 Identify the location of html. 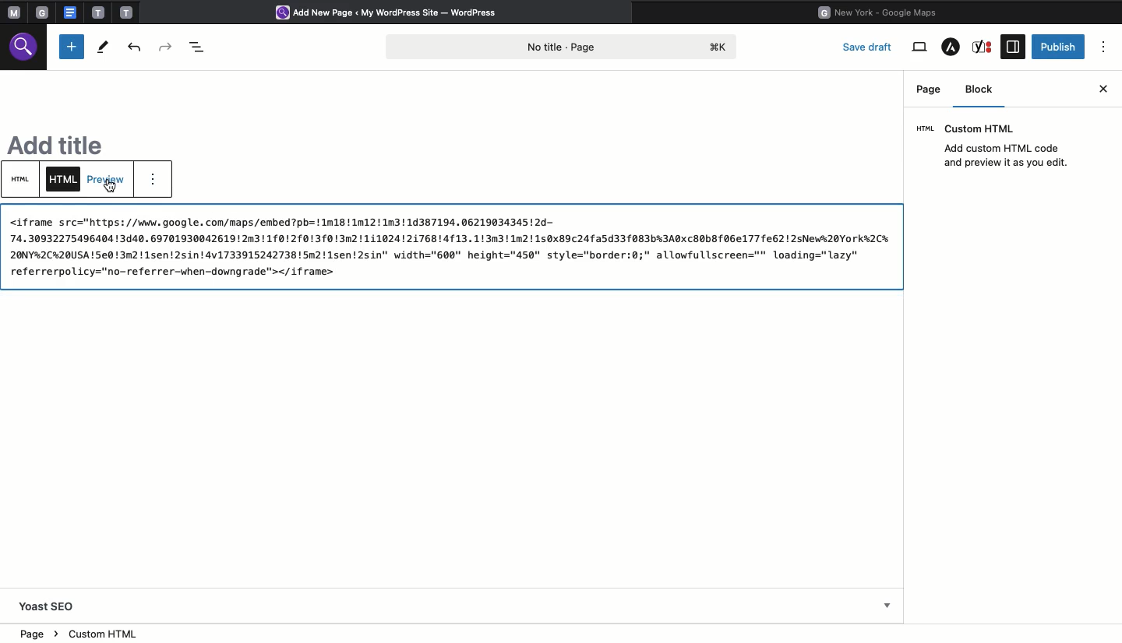
(450, 245).